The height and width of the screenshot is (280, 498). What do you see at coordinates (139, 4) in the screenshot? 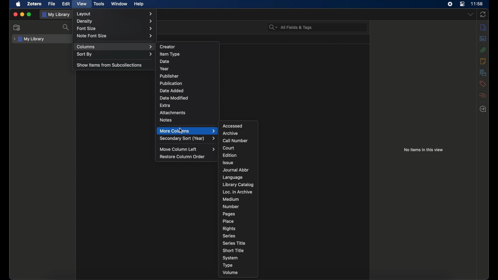
I see `help` at bounding box center [139, 4].